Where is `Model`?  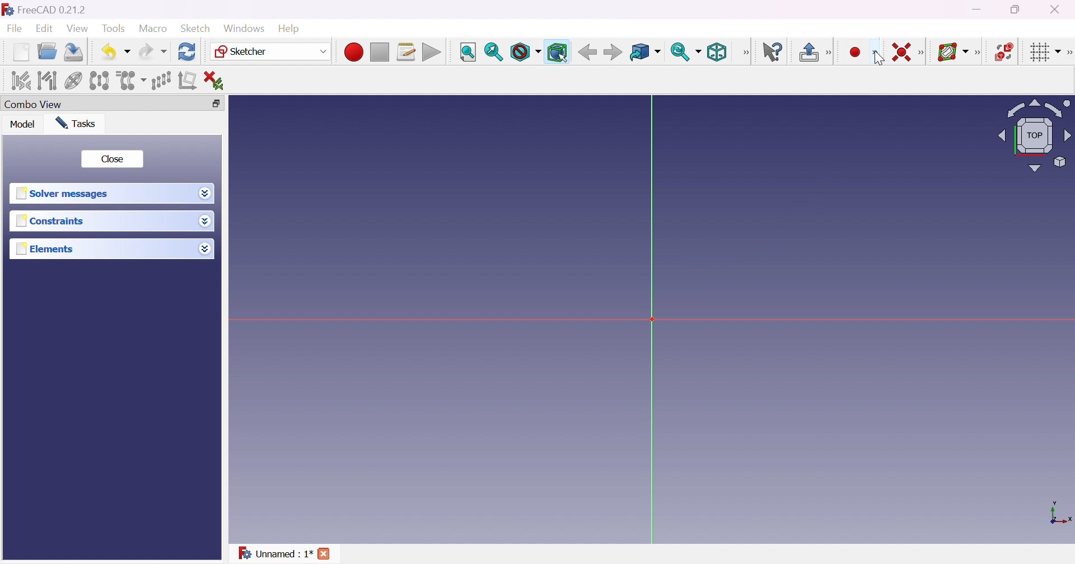 Model is located at coordinates (24, 125).